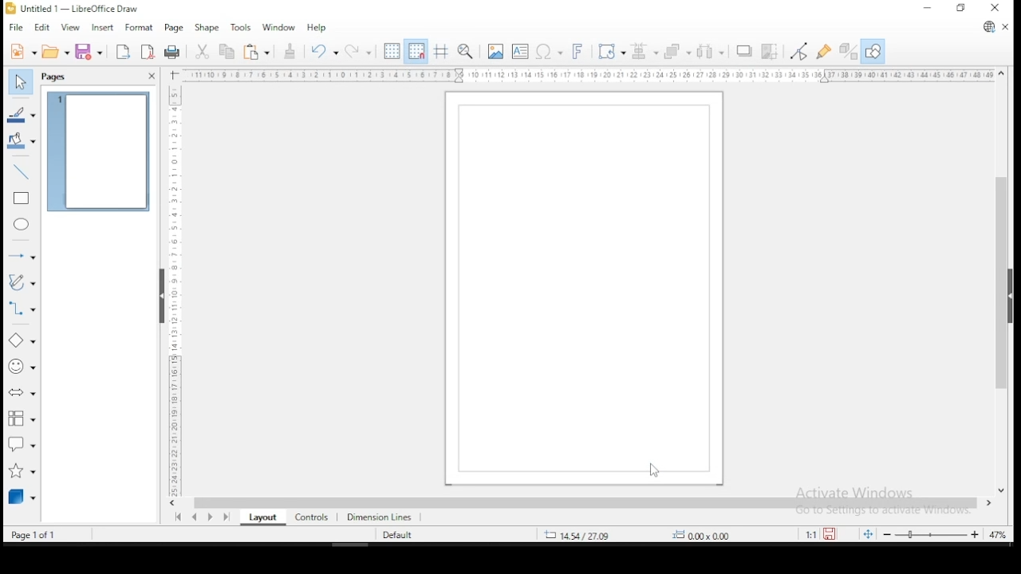 The image size is (1021, 574). Describe the element at coordinates (999, 533) in the screenshot. I see `zoom factor` at that location.